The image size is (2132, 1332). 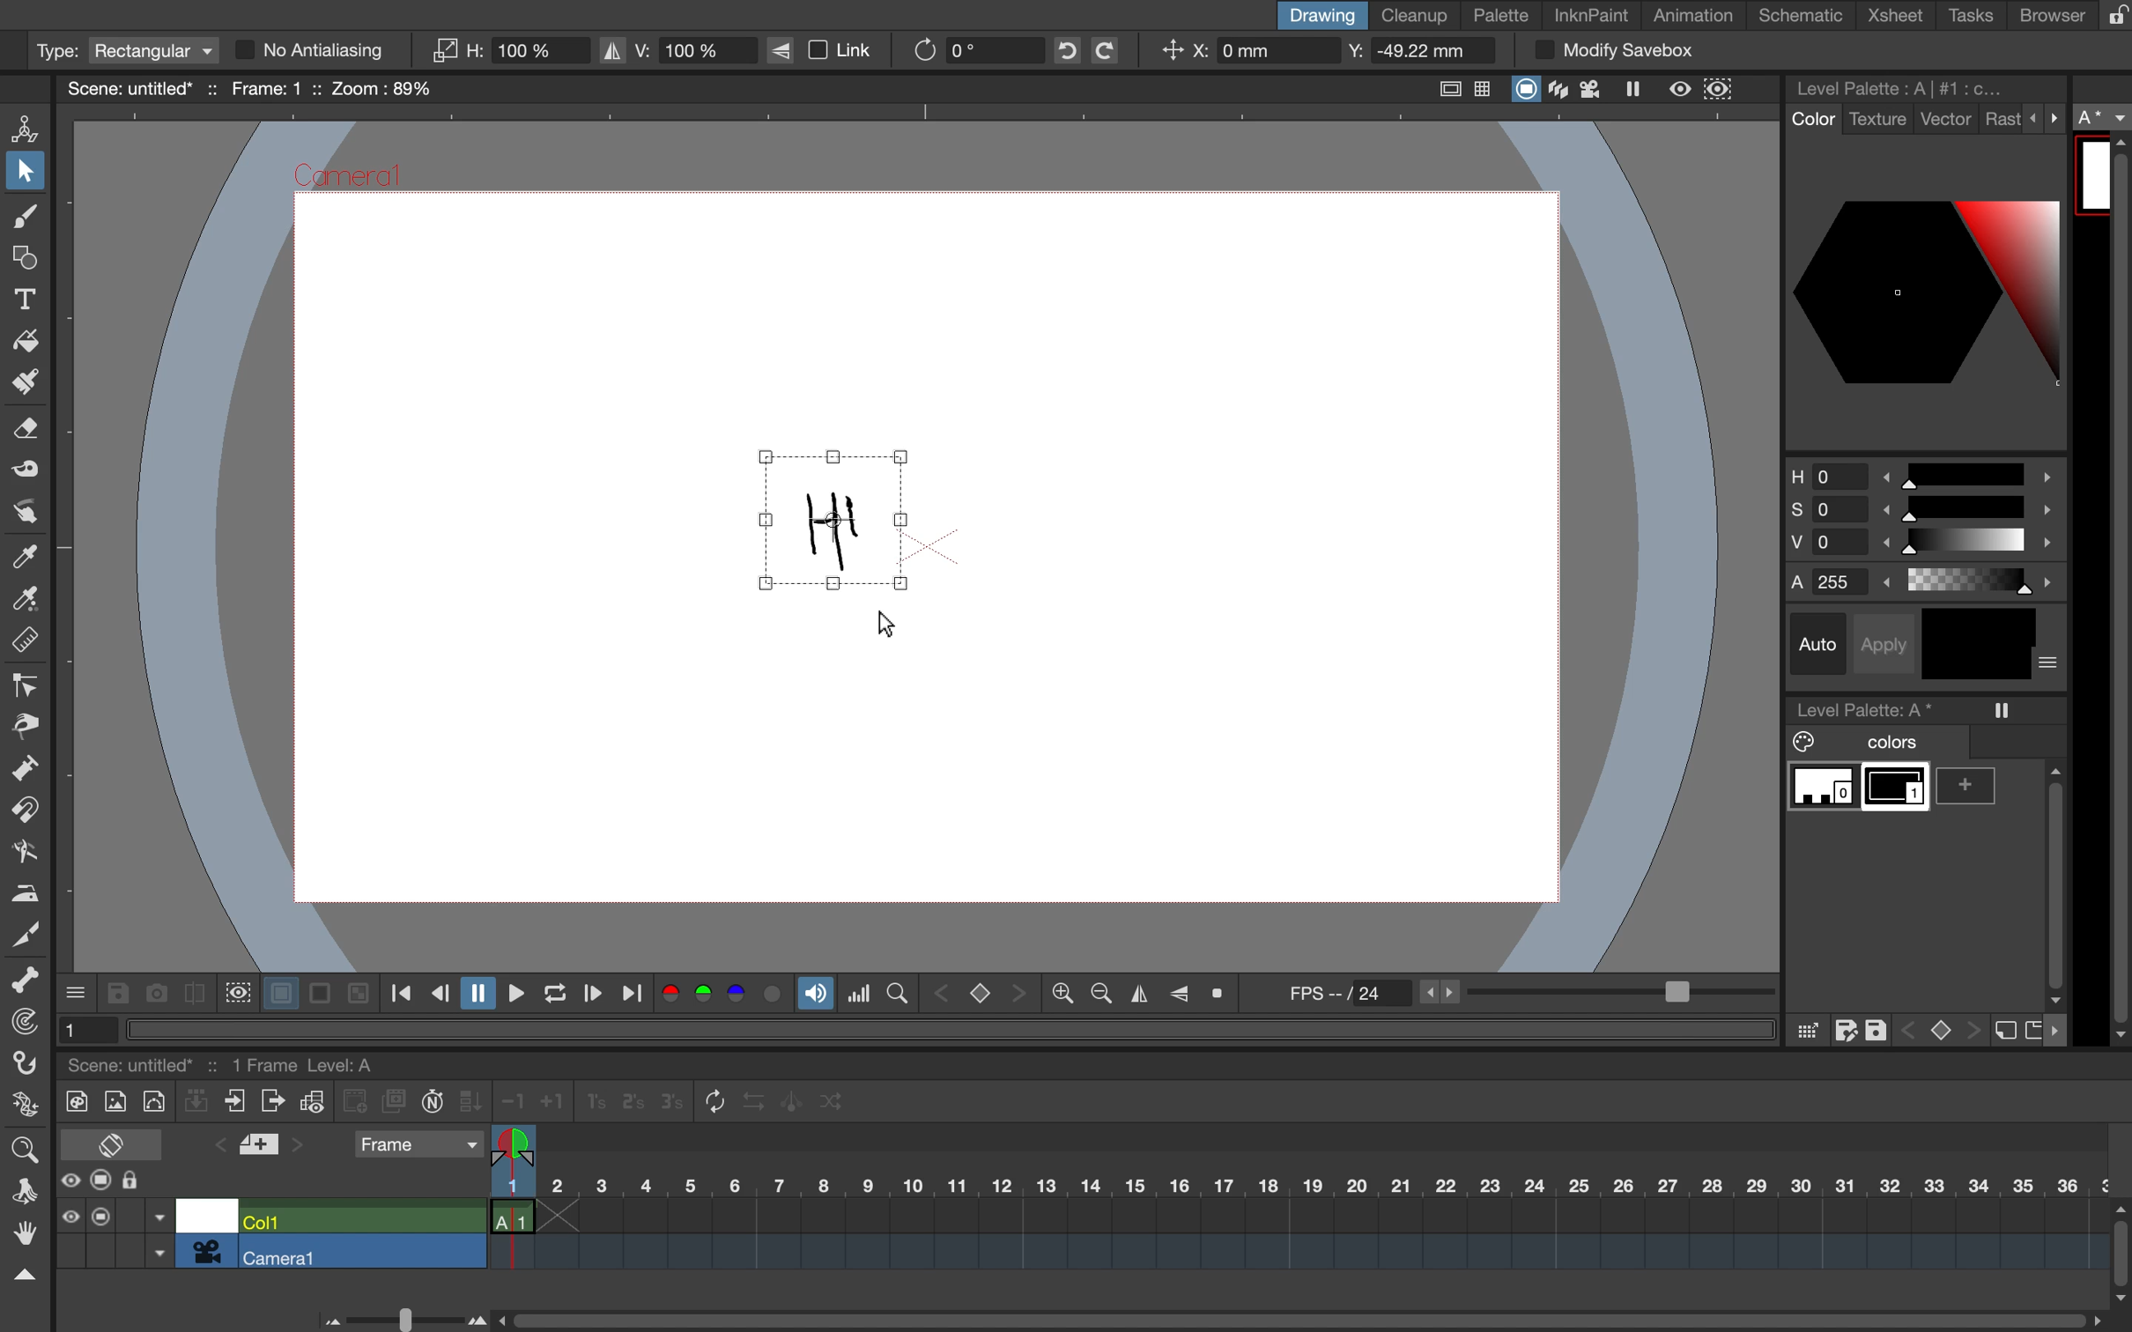 What do you see at coordinates (1877, 120) in the screenshot?
I see `texture` at bounding box center [1877, 120].